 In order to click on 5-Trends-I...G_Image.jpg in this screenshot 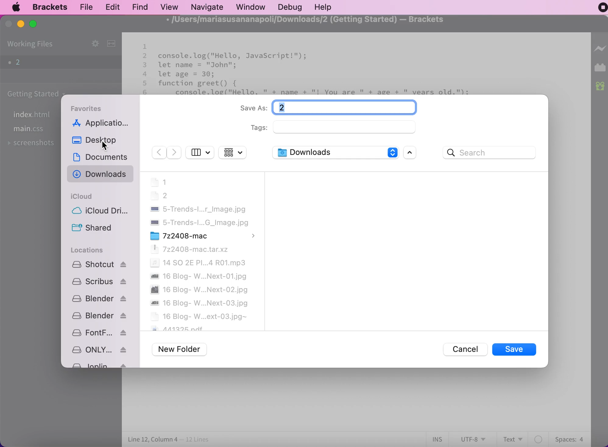, I will do `click(199, 223)`.